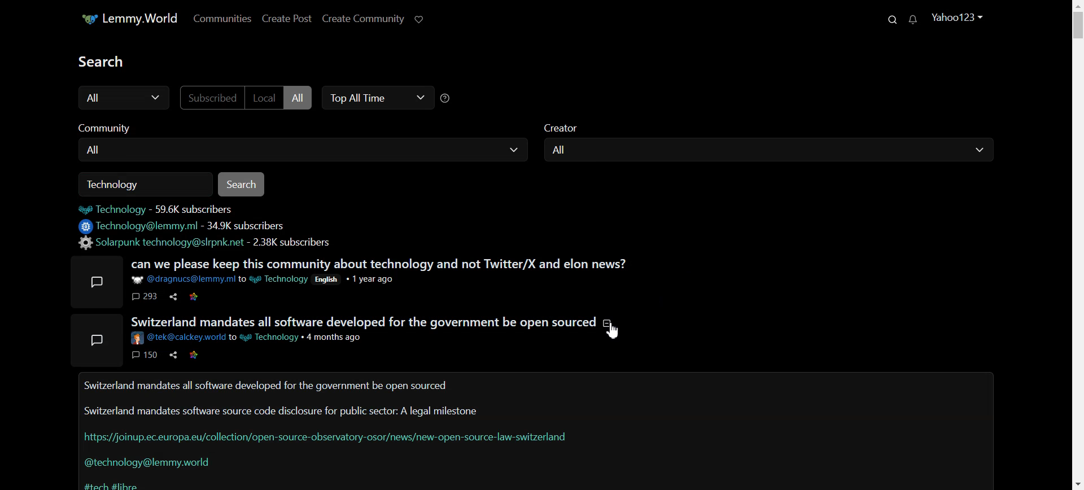 This screenshot has width=1084, height=490. Describe the element at coordinates (370, 322) in the screenshot. I see `Switzerland mandates all software developed for the government be open sourced ` at that location.